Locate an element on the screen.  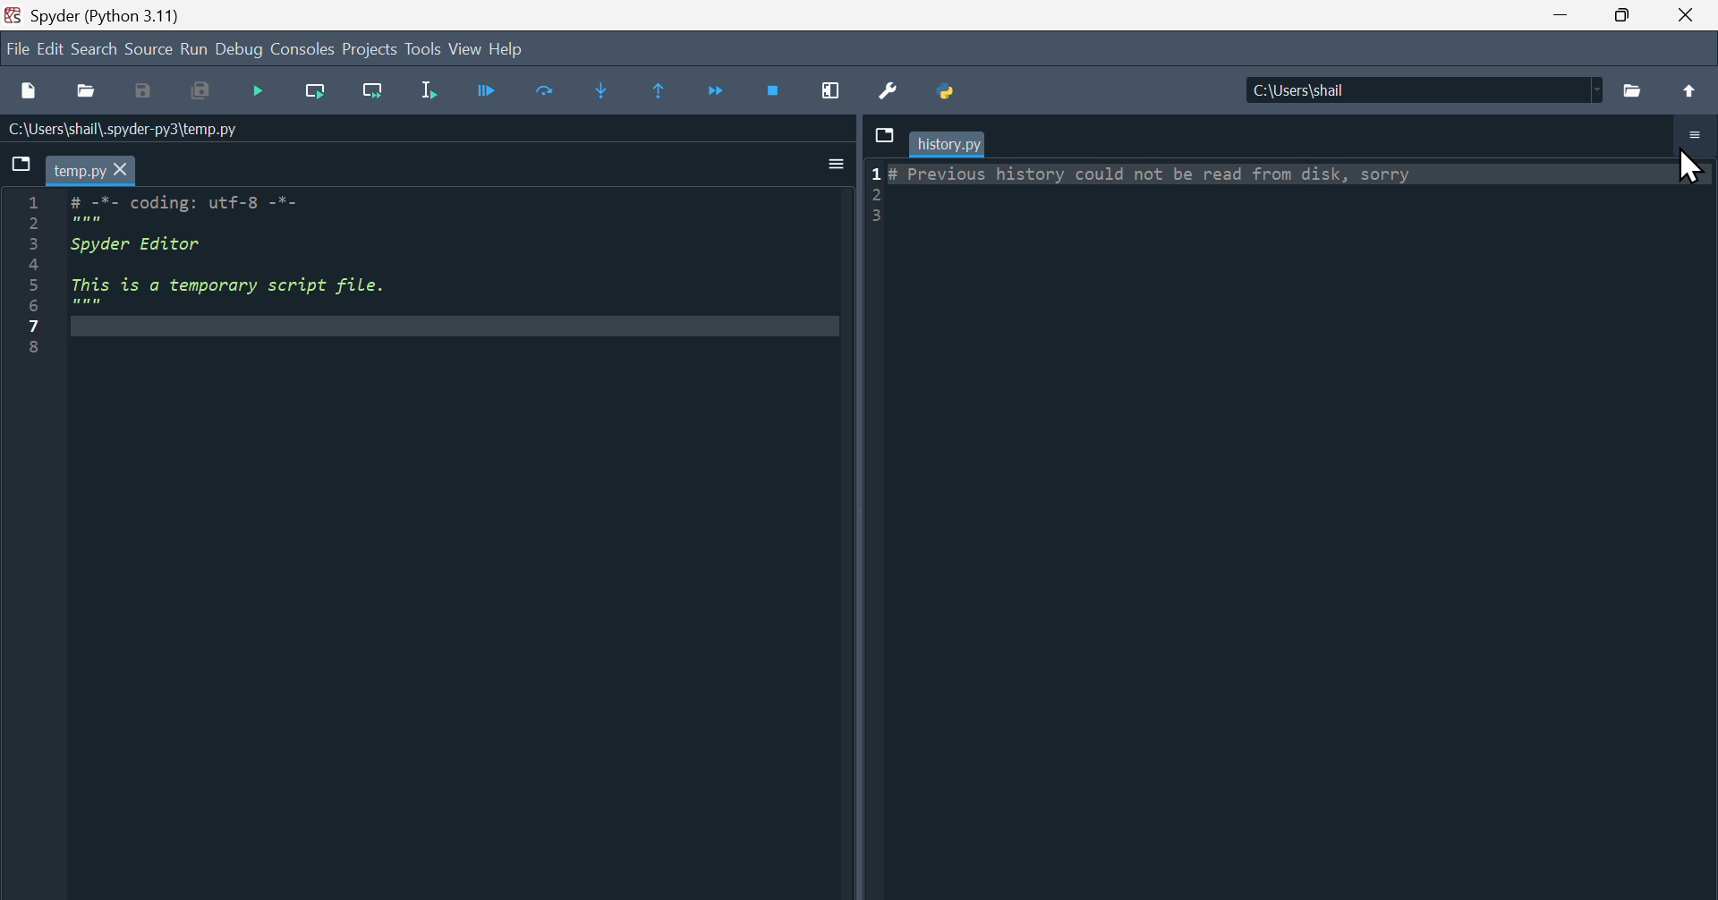
Uparrow is located at coordinates (1689, 89).